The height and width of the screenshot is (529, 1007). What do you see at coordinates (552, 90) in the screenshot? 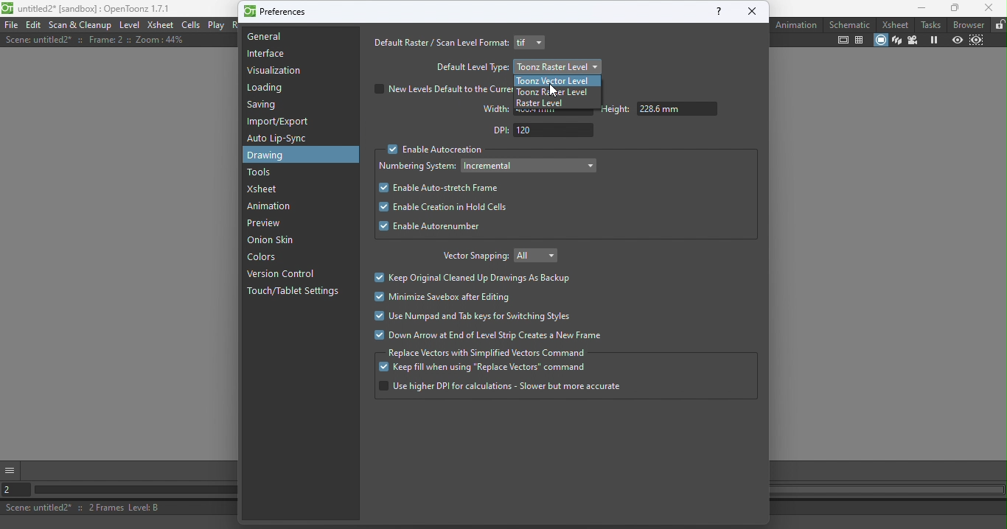
I see `Cursor` at bounding box center [552, 90].